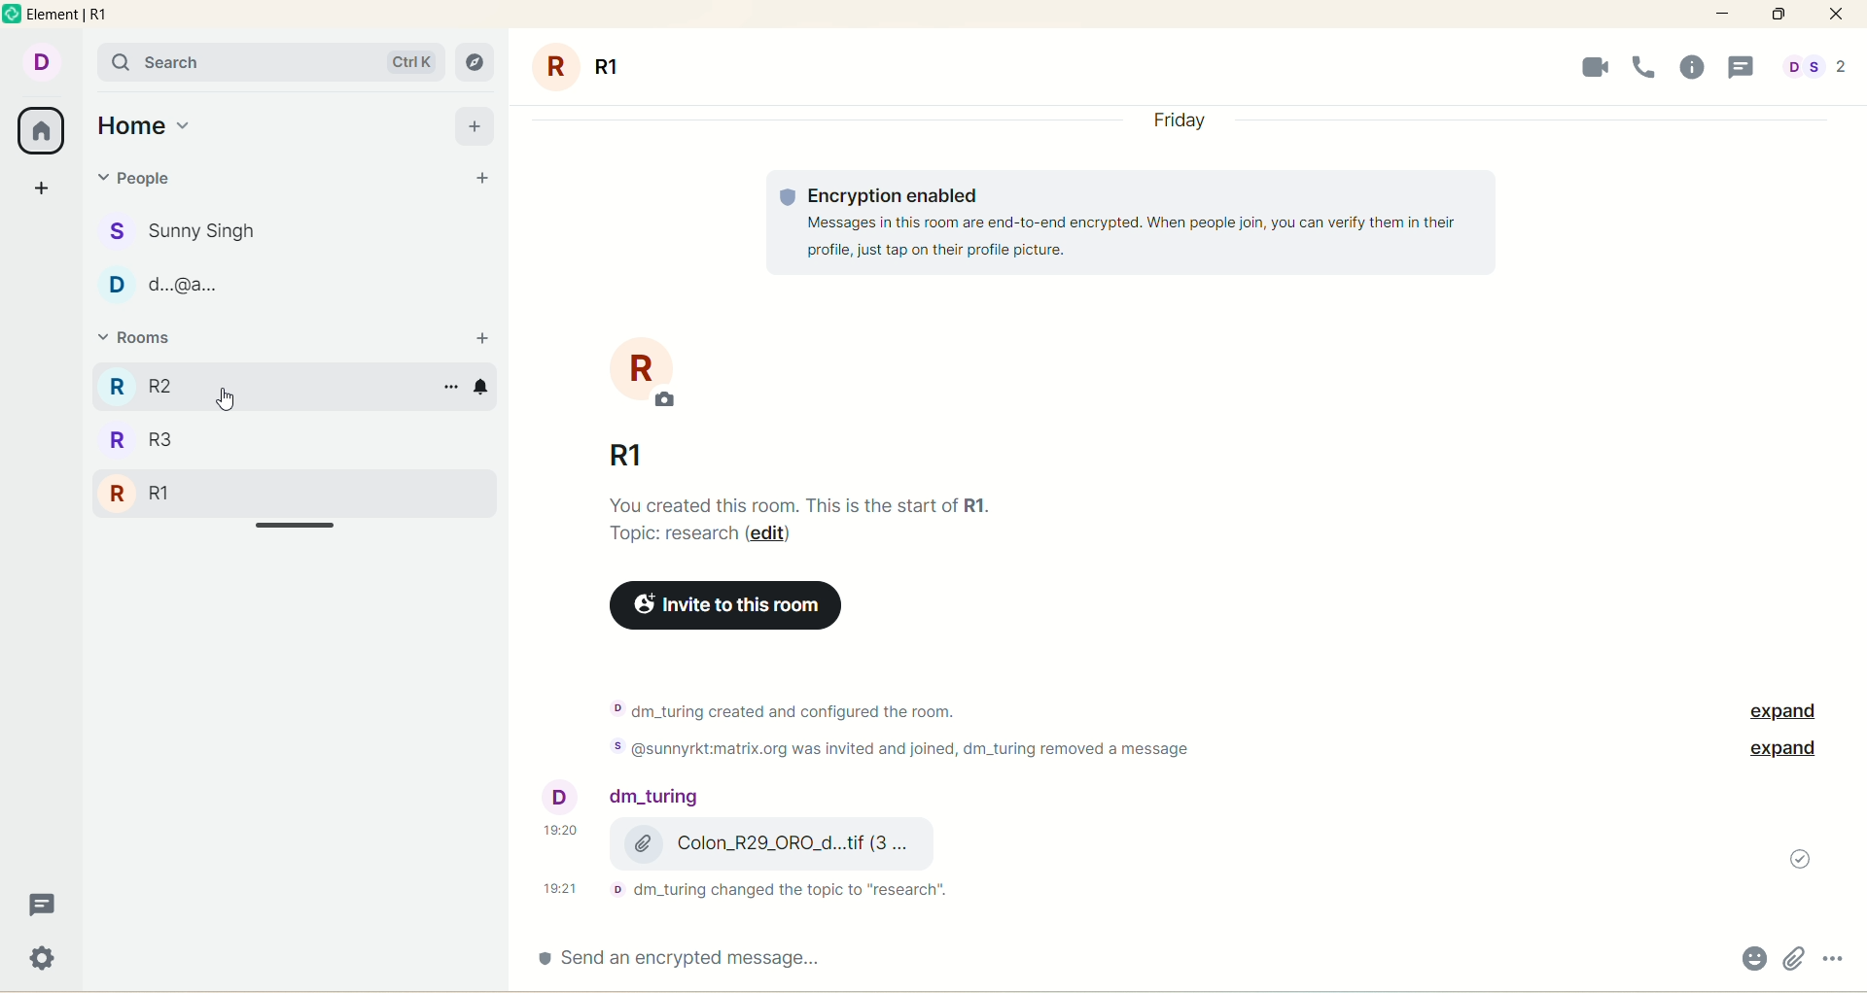  Describe the element at coordinates (1855, 519) in the screenshot. I see `vertical scroll bar` at that location.